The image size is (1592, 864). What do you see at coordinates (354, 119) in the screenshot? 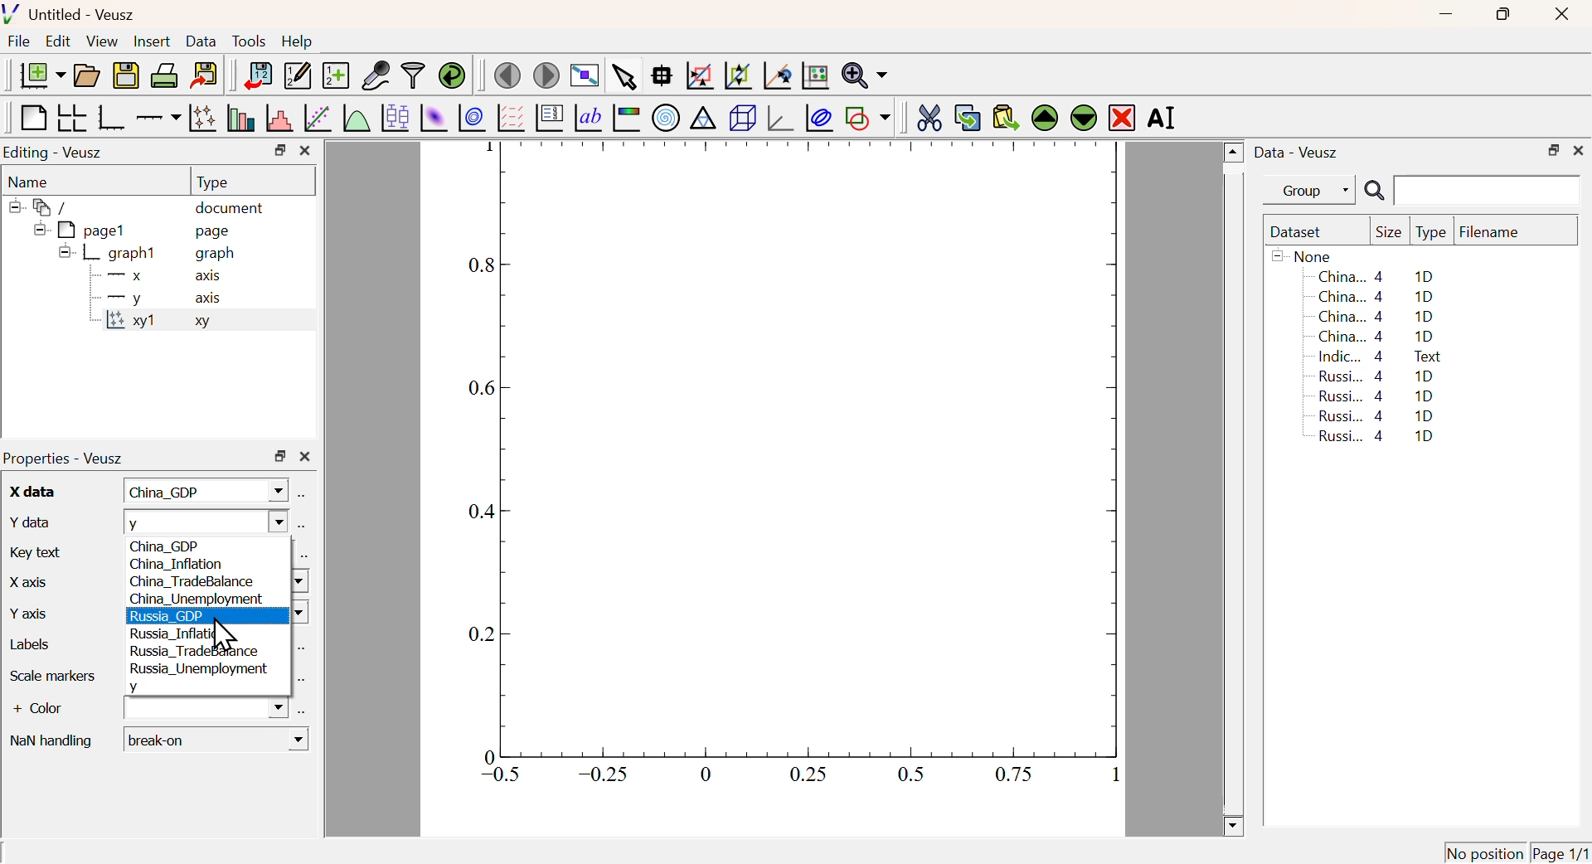
I see `Plot a function` at bounding box center [354, 119].